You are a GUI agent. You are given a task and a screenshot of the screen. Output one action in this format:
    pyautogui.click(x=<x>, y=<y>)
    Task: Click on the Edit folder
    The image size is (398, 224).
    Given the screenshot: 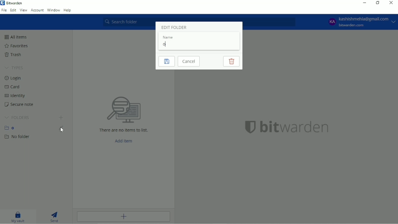 What is the action you would take?
    pyautogui.click(x=63, y=130)
    